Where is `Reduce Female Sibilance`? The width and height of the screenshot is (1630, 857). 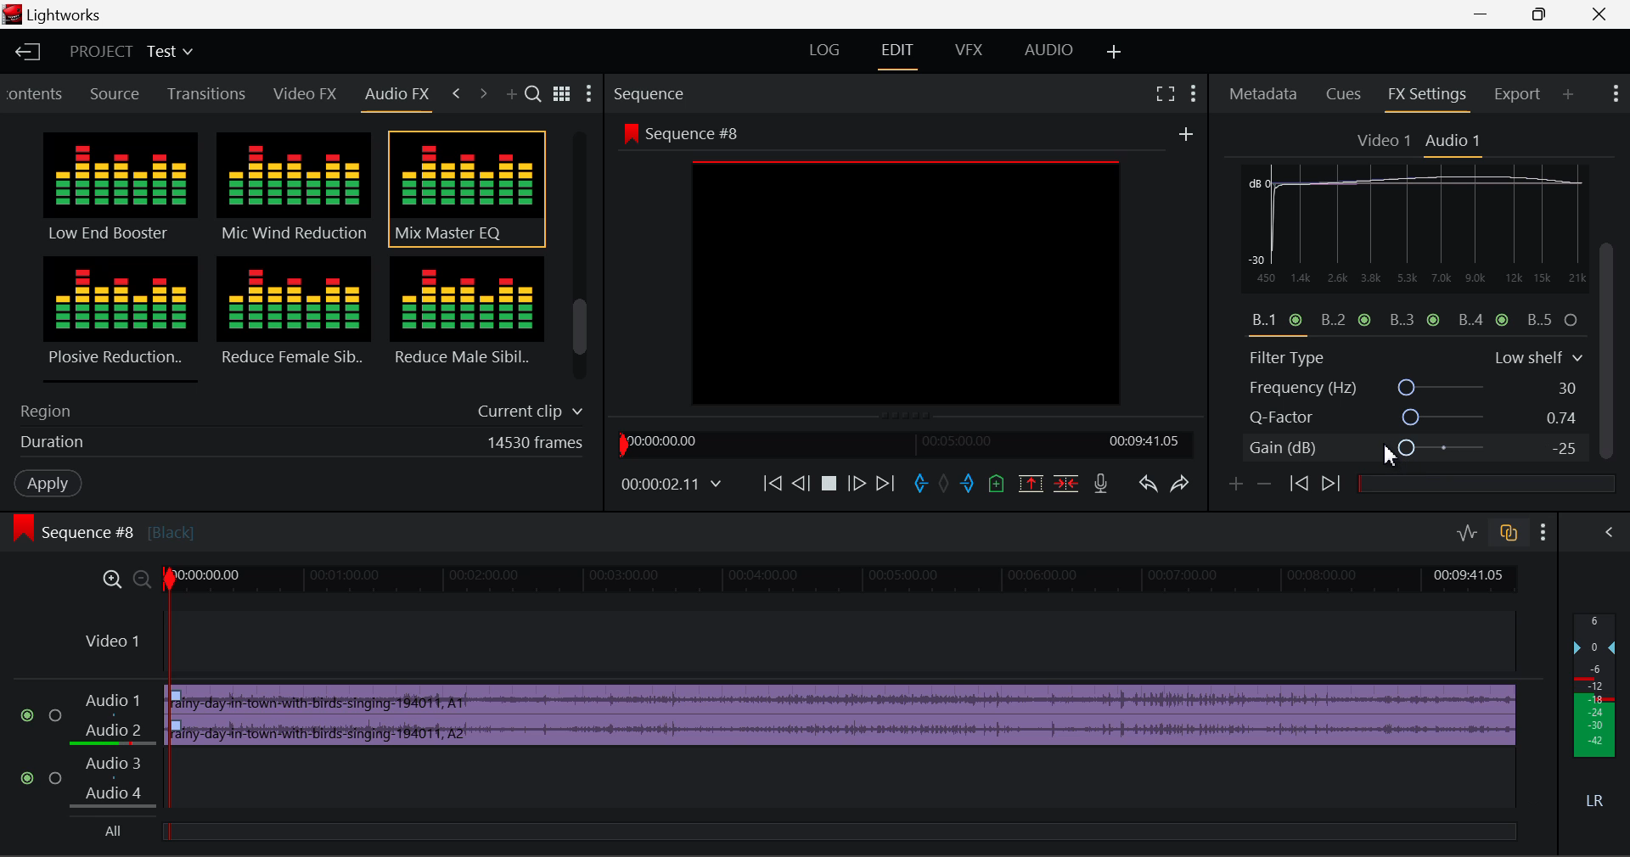 Reduce Female Sibilance is located at coordinates (295, 319).